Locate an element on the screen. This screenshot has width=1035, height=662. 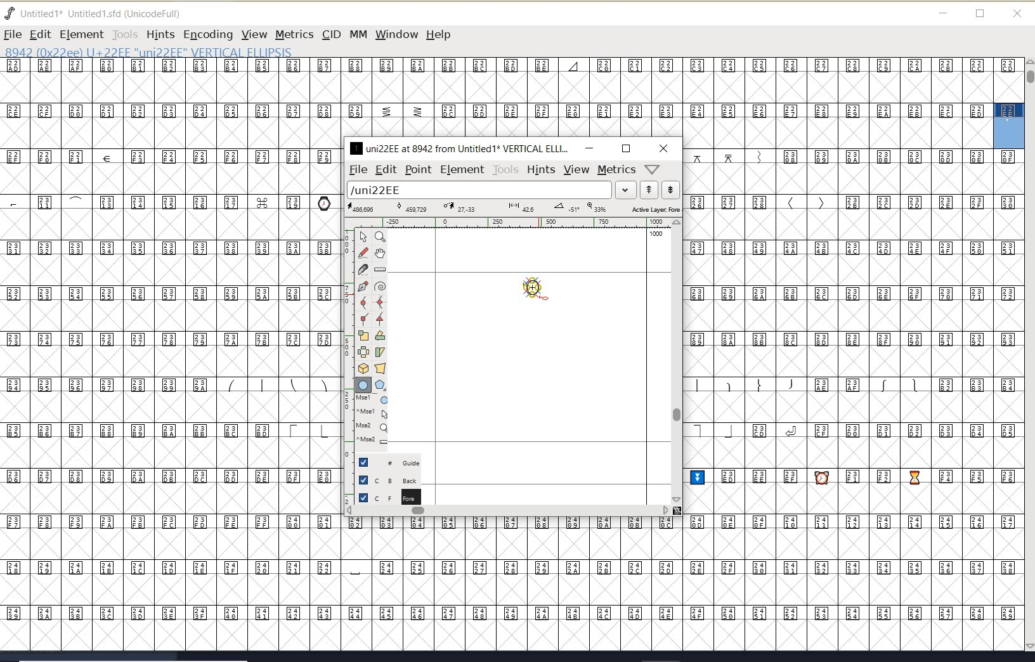
flip the selection is located at coordinates (363, 352).